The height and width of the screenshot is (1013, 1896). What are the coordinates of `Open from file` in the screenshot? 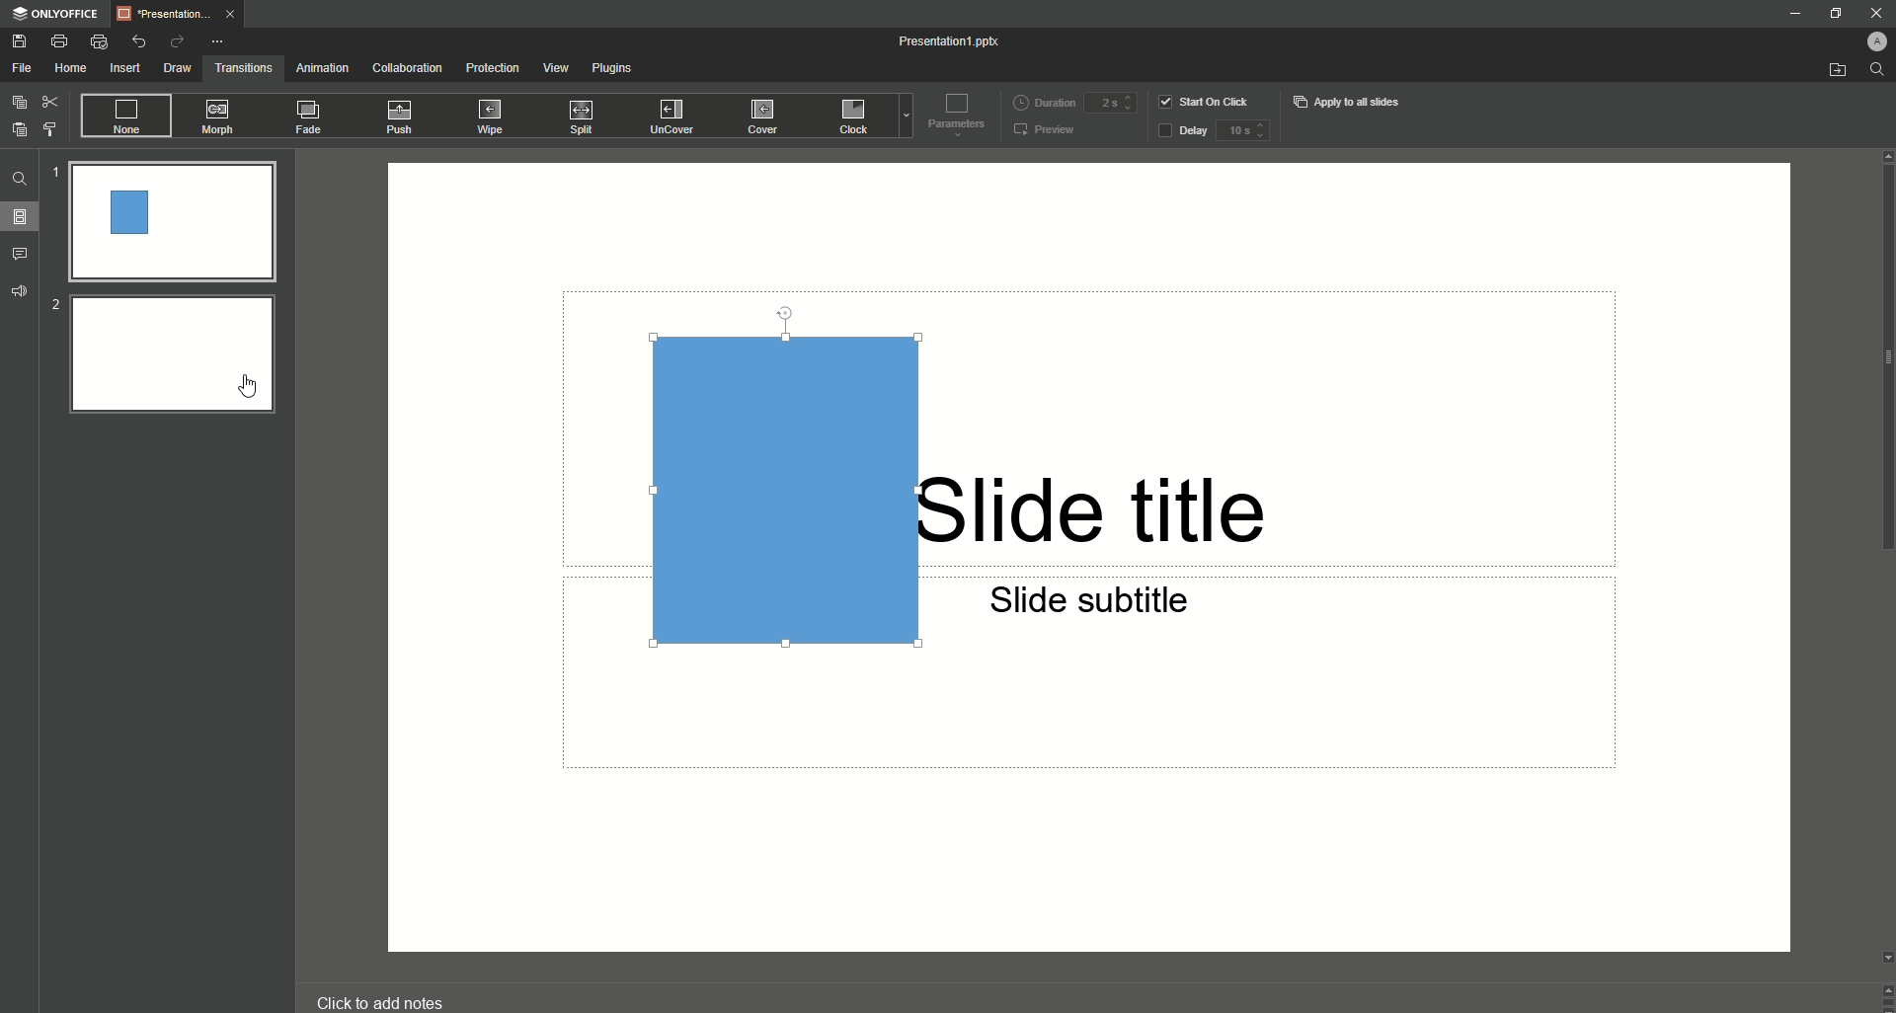 It's located at (1829, 69).